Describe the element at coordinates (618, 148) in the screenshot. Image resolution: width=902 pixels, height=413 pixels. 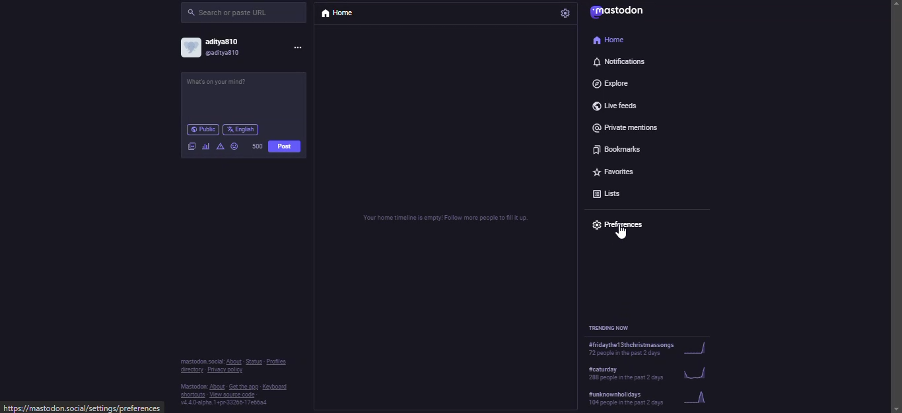
I see `bookmarks` at that location.